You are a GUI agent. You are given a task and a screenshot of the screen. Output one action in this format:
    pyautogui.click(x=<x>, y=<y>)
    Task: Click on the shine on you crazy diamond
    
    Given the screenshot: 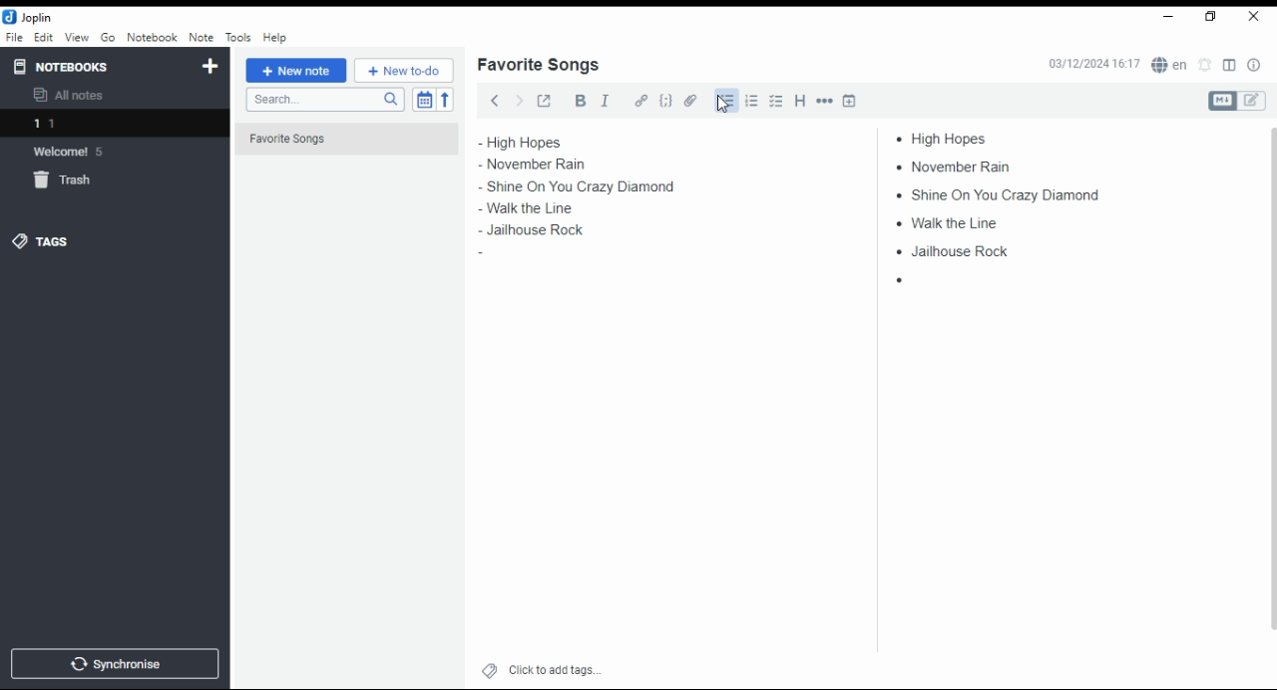 What is the action you would take?
    pyautogui.click(x=991, y=193)
    